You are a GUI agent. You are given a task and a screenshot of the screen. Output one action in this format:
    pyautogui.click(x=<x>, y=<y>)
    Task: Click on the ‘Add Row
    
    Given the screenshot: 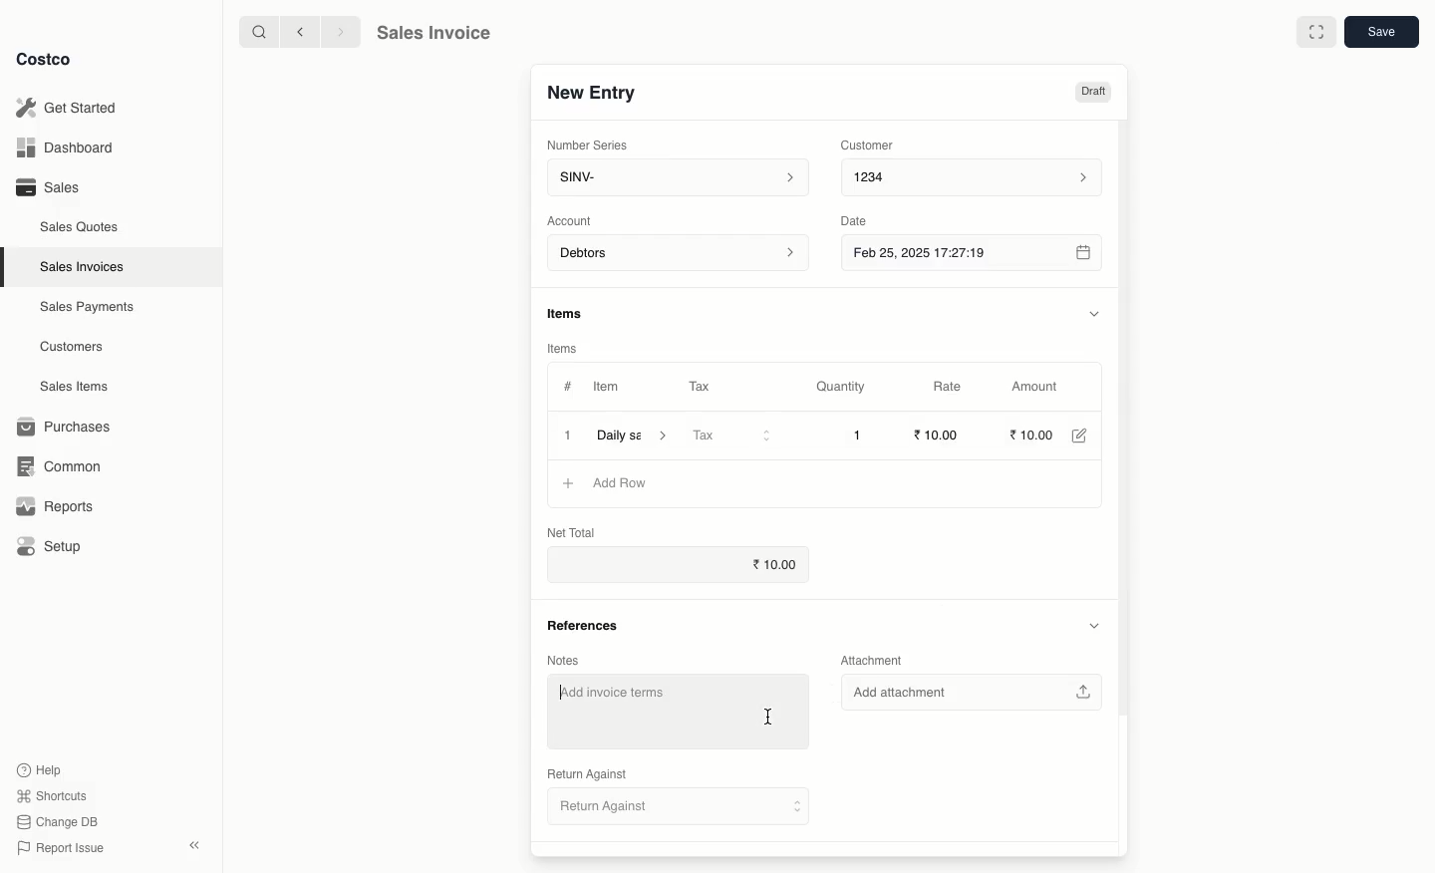 What is the action you would take?
    pyautogui.click(x=625, y=483)
    